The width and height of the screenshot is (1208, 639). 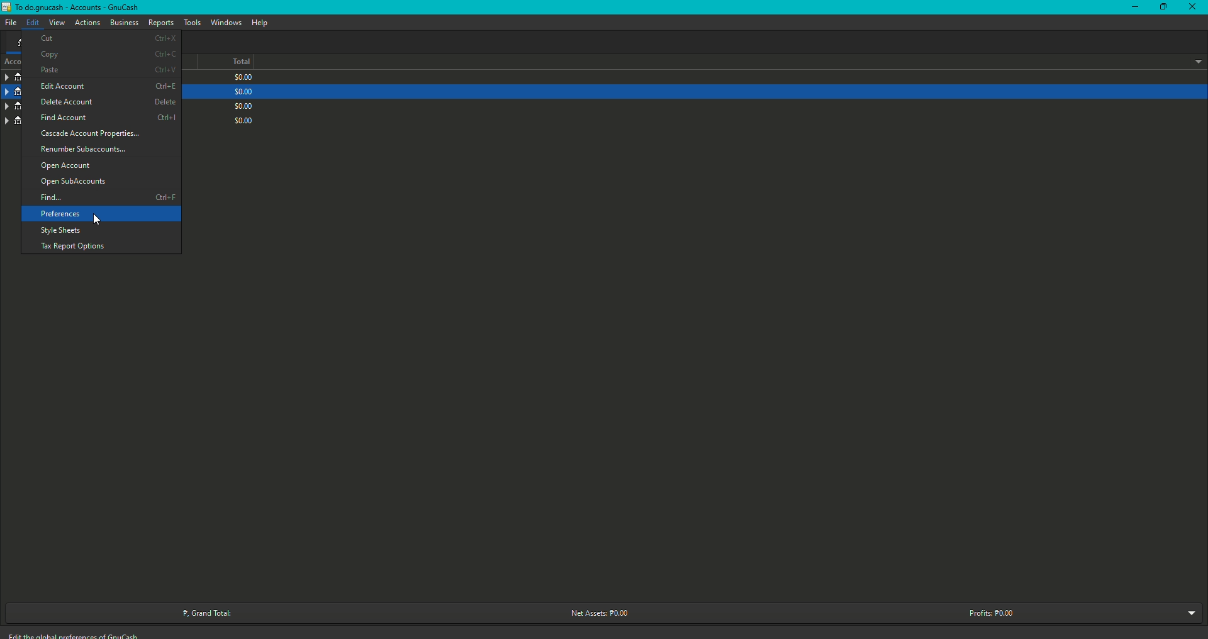 What do you see at coordinates (596, 613) in the screenshot?
I see `Net Assets` at bounding box center [596, 613].